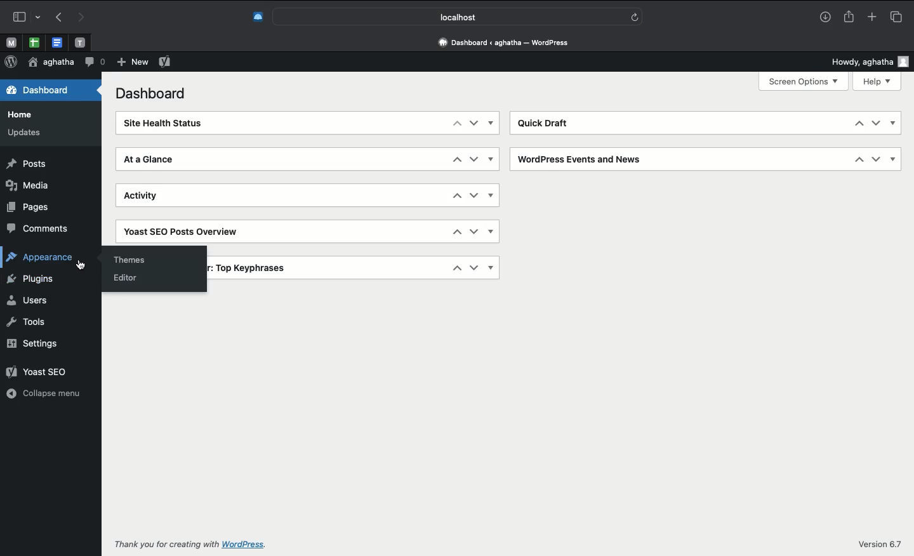  What do you see at coordinates (858, 123) in the screenshot?
I see `Up` at bounding box center [858, 123].